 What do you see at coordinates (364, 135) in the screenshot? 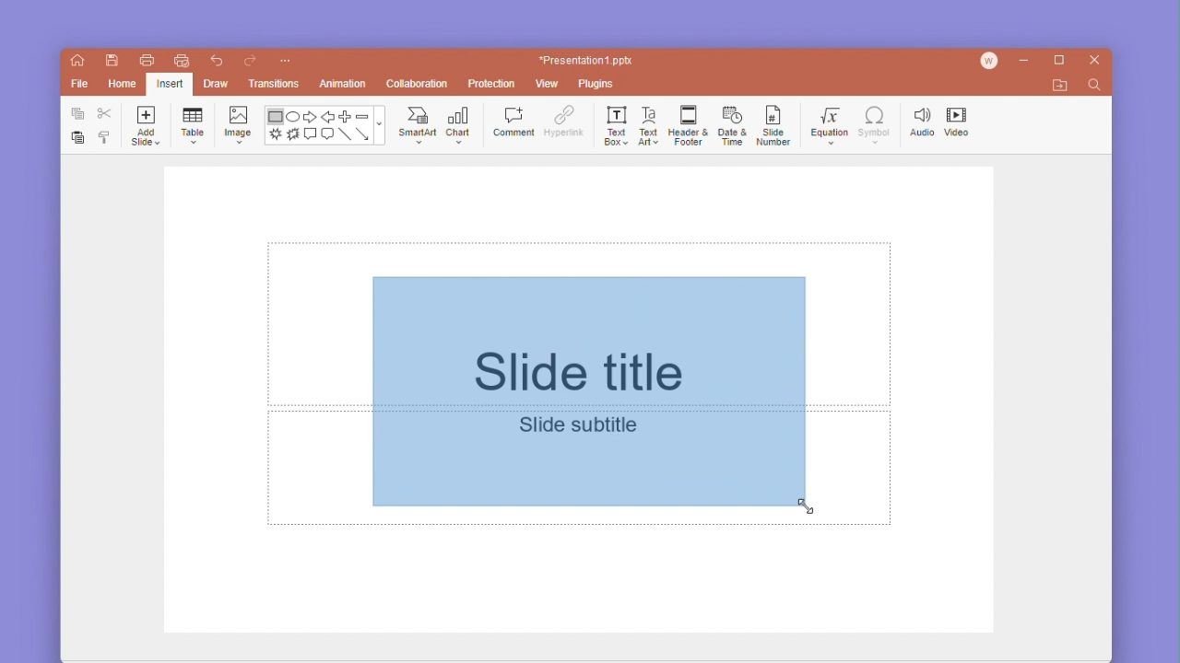
I see `arrow line` at bounding box center [364, 135].